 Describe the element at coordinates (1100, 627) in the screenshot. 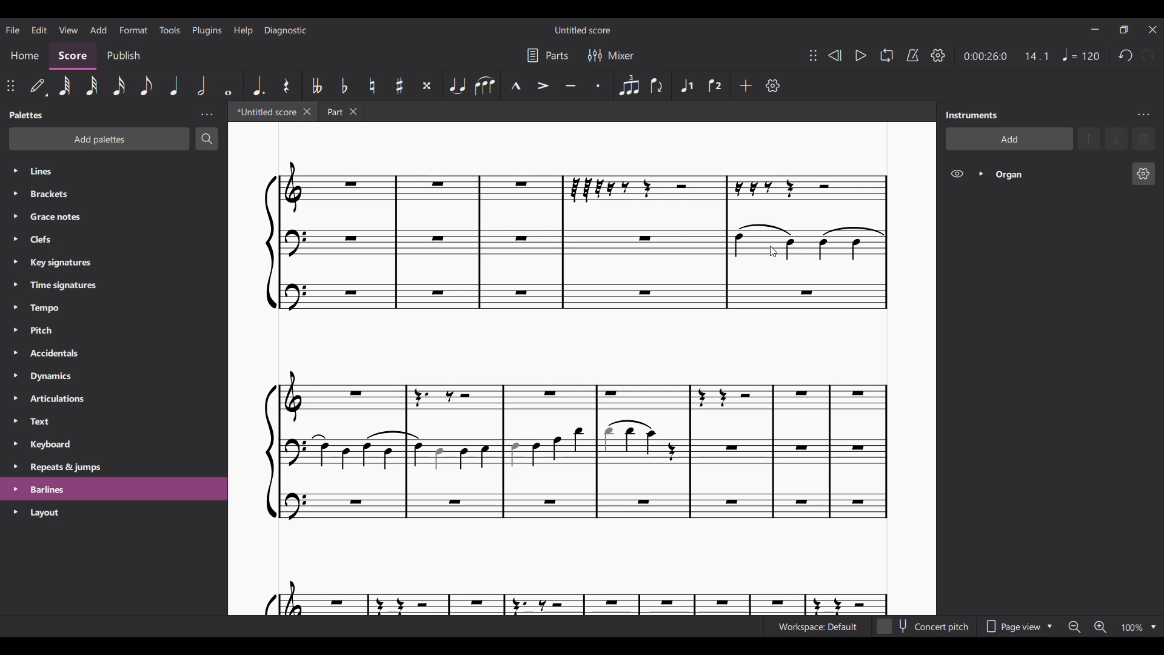

I see `Zoom in` at that location.